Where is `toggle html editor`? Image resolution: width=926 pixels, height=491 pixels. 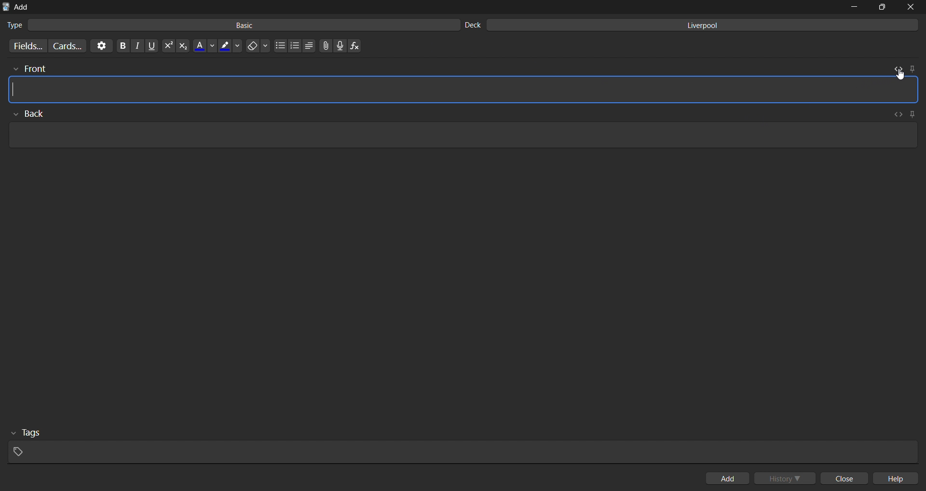 toggle html editor is located at coordinates (896, 68).